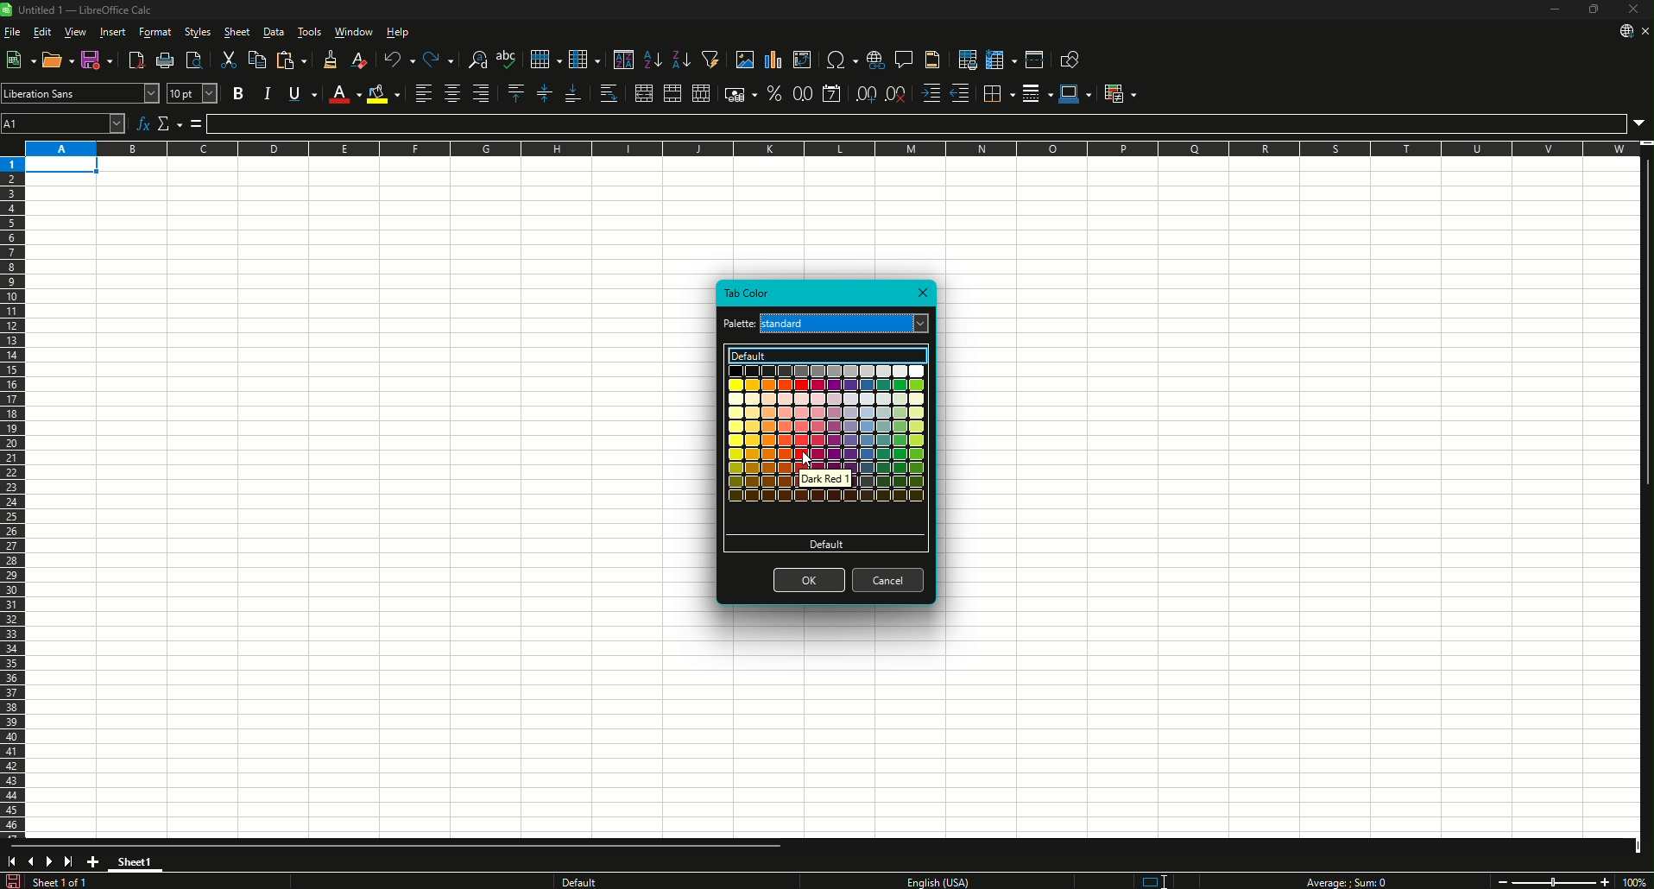 This screenshot has width=1654, height=889. What do you see at coordinates (672, 93) in the screenshot?
I see `Merge Cells` at bounding box center [672, 93].